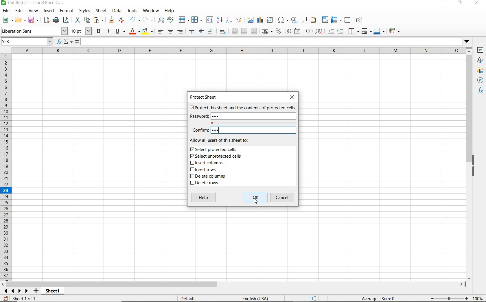 The height and width of the screenshot is (302, 486). Describe the element at coordinates (37, 291) in the screenshot. I see `ADD SHEET` at that location.